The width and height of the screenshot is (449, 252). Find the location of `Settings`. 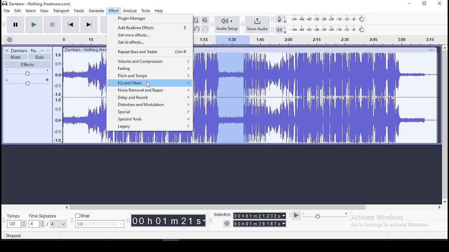

Settings is located at coordinates (227, 223).